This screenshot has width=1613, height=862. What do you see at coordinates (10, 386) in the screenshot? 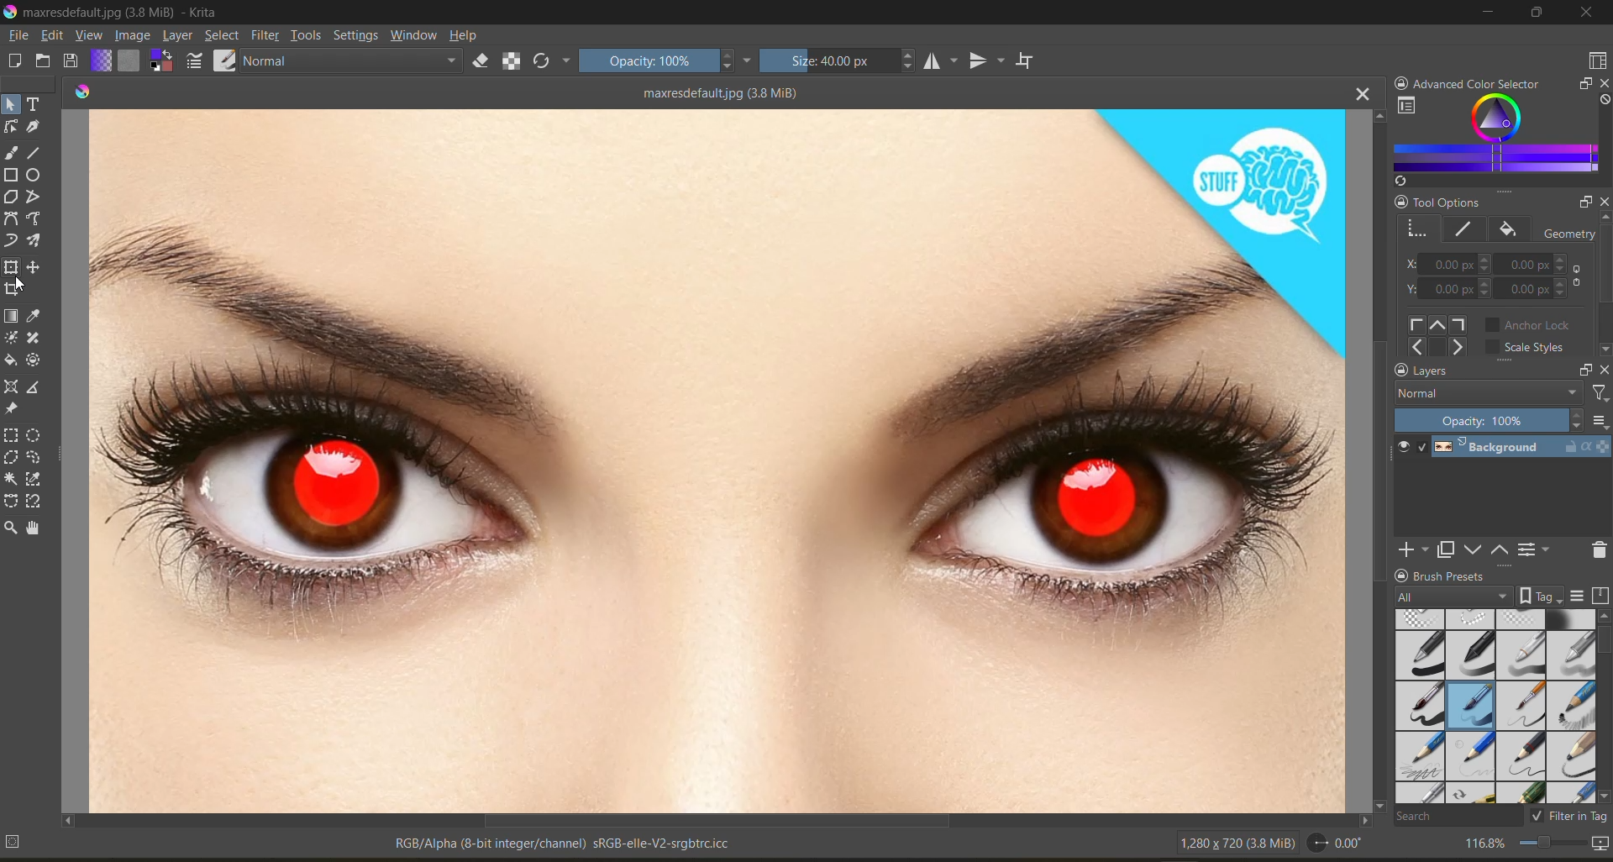
I see `tool` at bounding box center [10, 386].